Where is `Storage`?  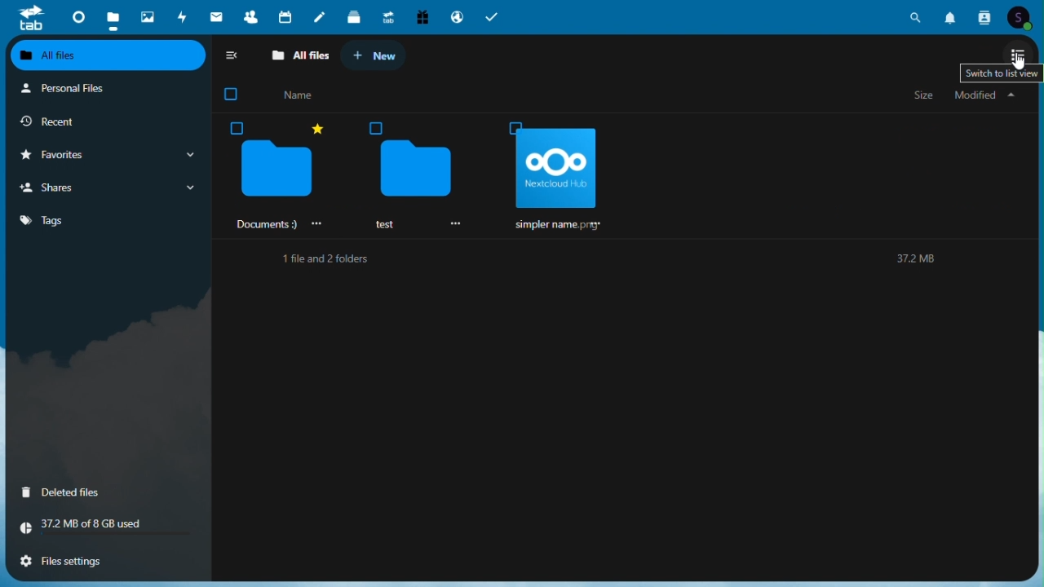
Storage is located at coordinates (105, 527).